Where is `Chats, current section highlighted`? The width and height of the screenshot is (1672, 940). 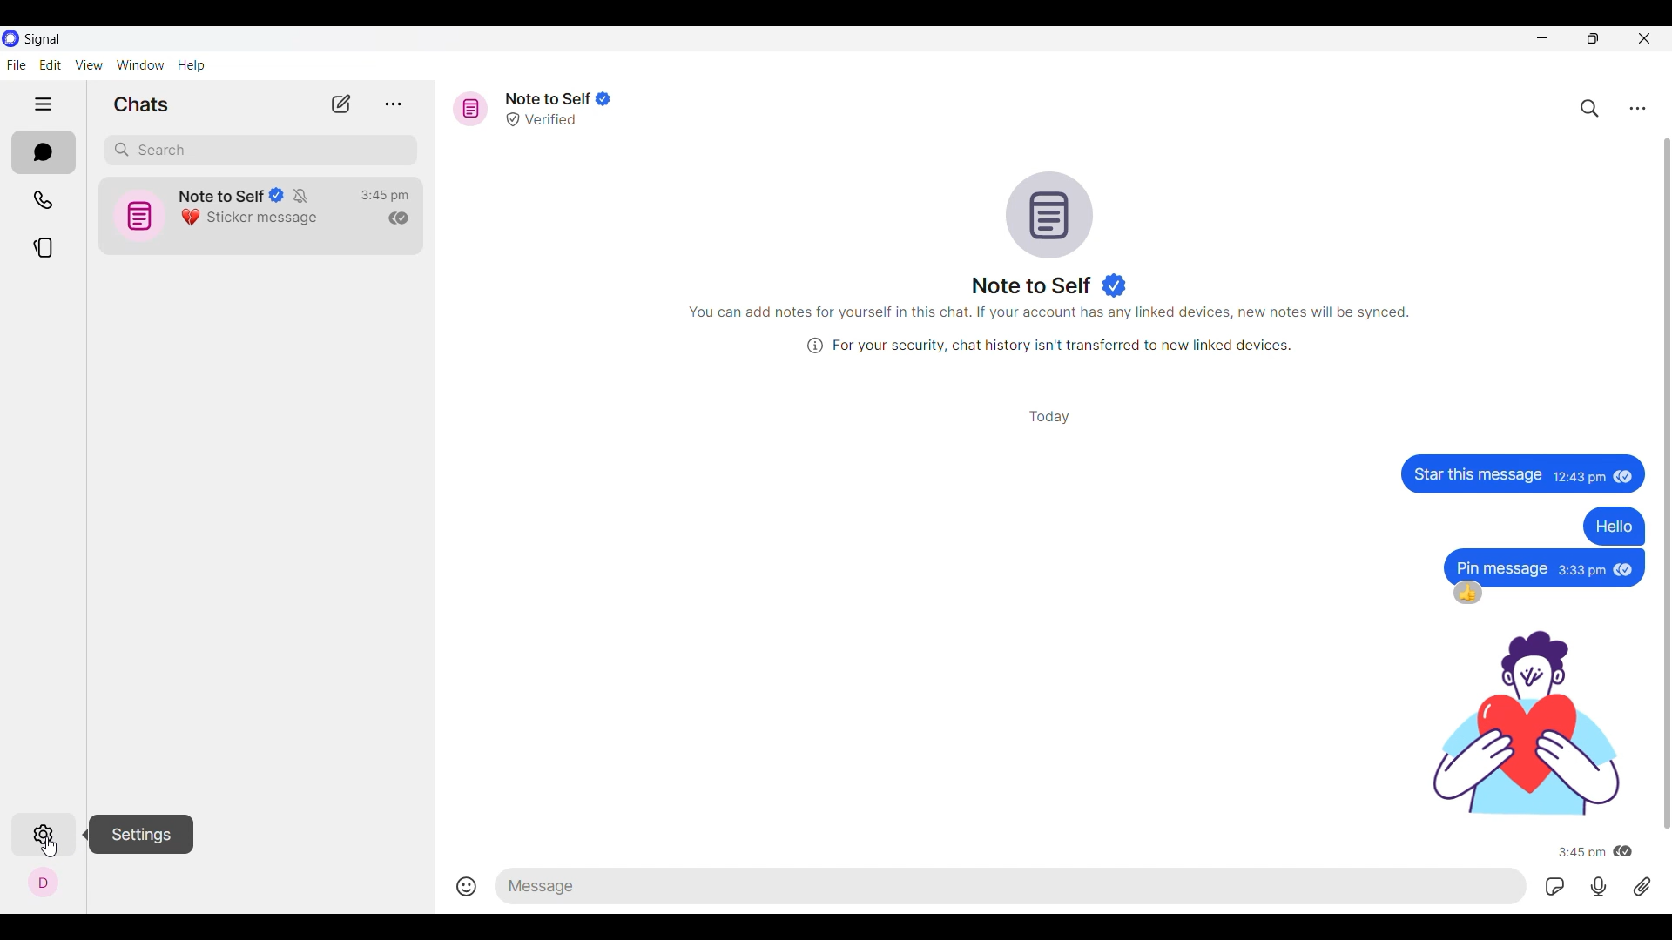
Chats, current section highlighted is located at coordinates (44, 153).